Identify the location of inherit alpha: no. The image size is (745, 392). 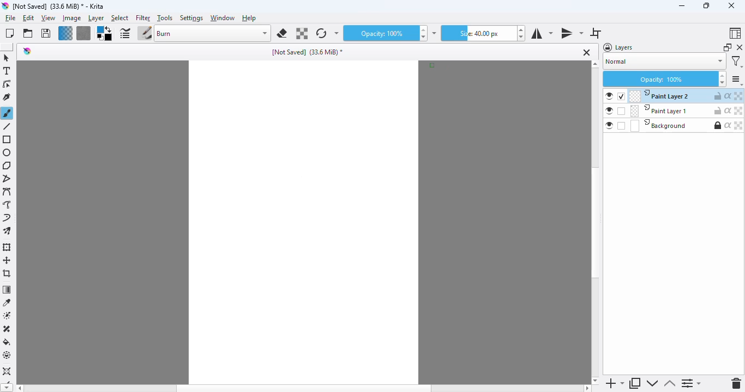
(728, 95).